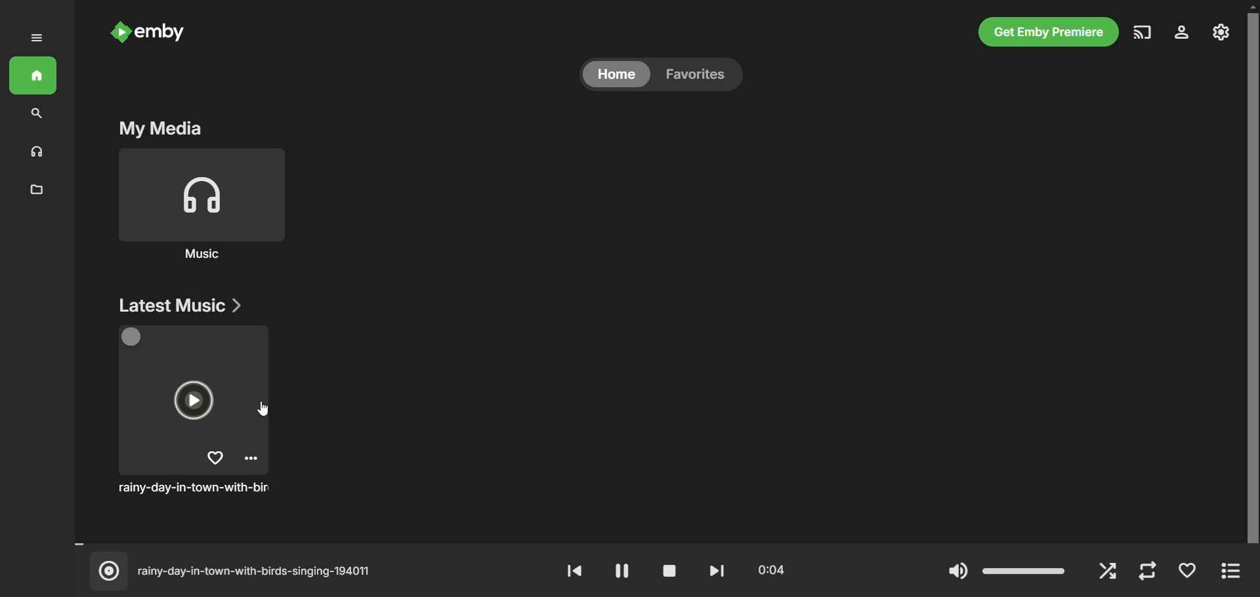  What do you see at coordinates (36, 73) in the screenshot?
I see `home` at bounding box center [36, 73].